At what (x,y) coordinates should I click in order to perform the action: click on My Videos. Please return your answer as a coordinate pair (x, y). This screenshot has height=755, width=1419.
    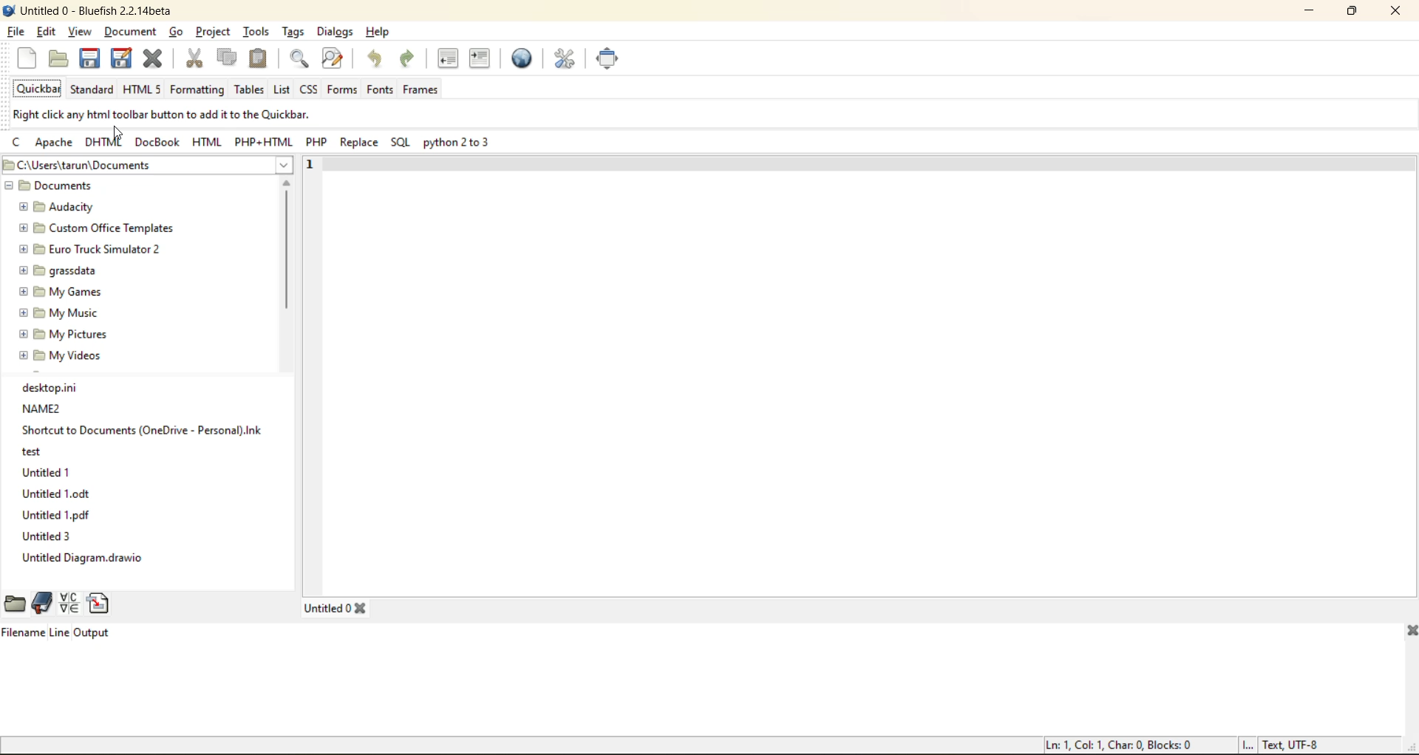
    Looking at the image, I should click on (63, 355).